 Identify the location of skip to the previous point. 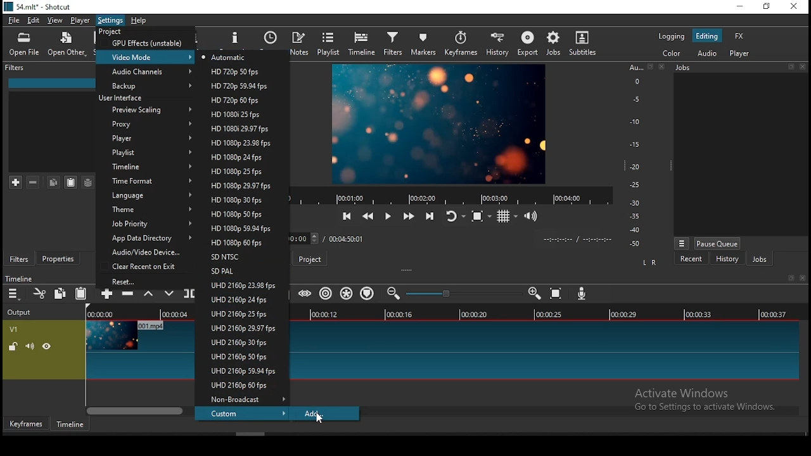
(346, 217).